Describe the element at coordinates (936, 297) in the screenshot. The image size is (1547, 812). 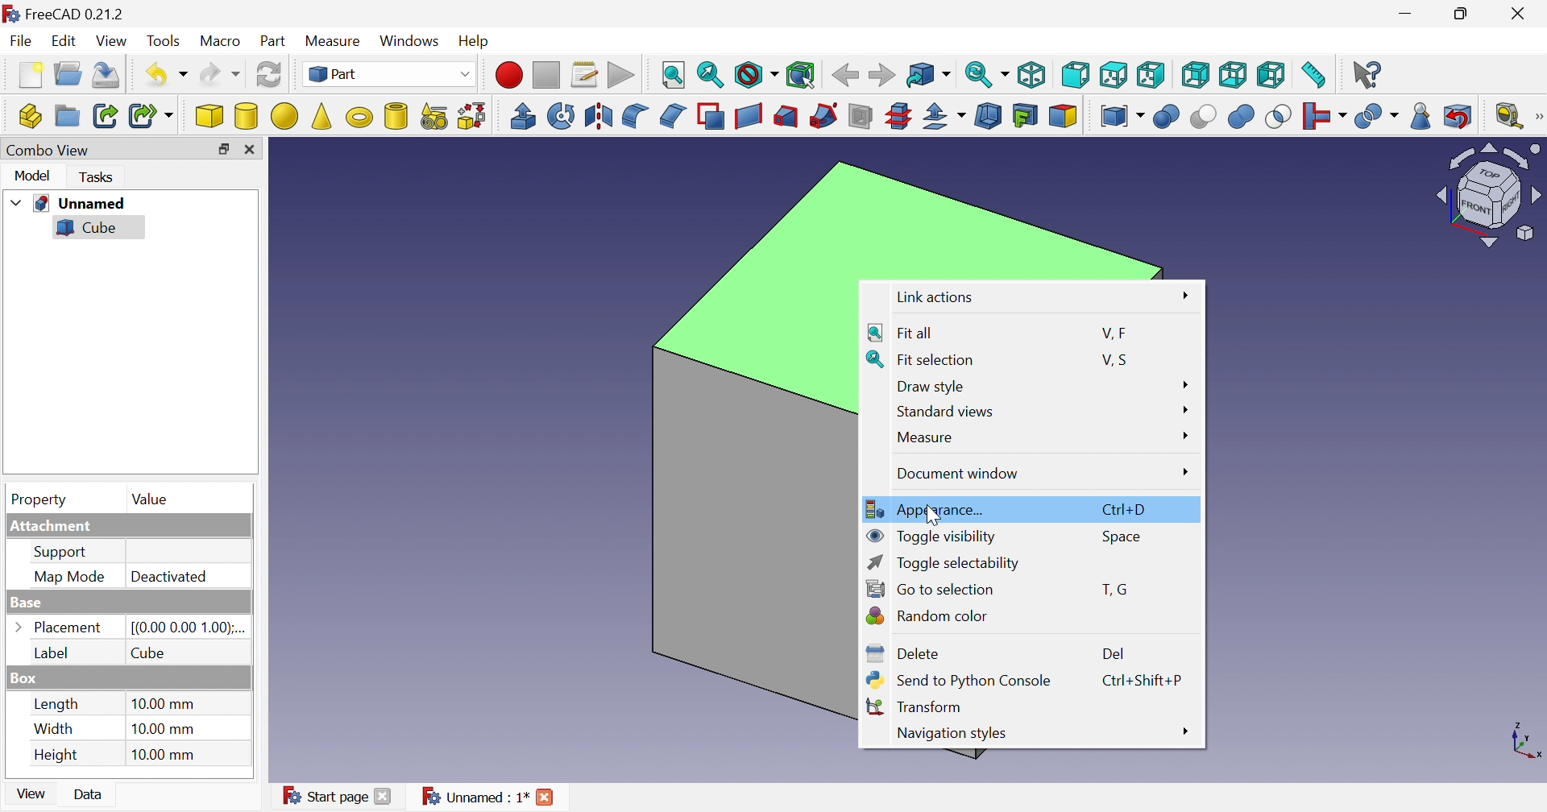
I see `Link actions` at that location.